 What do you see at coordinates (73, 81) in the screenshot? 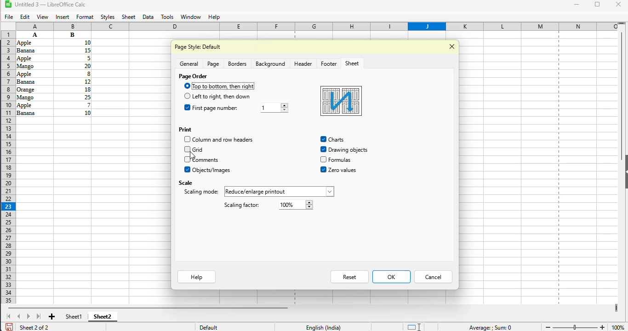
I see `` at bounding box center [73, 81].